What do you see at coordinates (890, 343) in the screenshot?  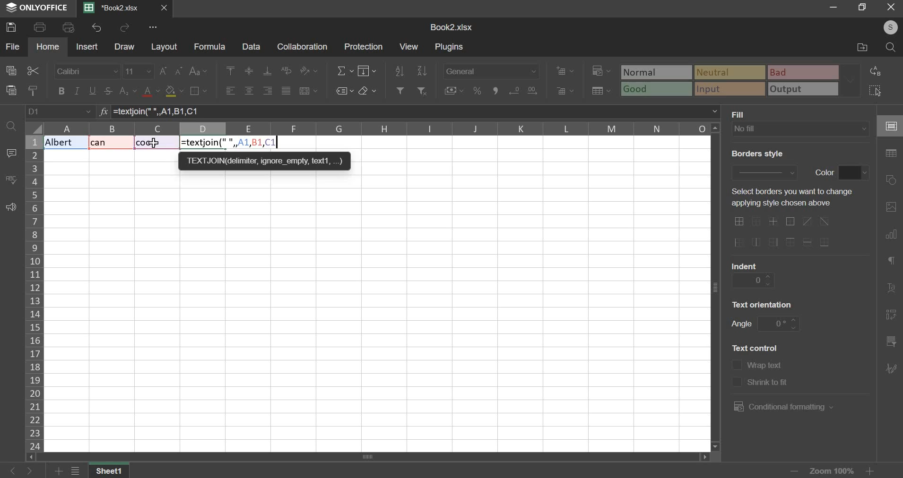 I see `slicer` at bounding box center [890, 343].